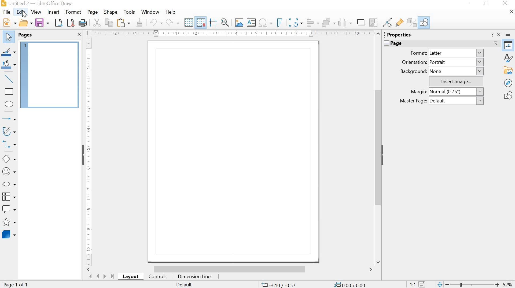 The height and width of the screenshot is (288, 515). What do you see at coordinates (9, 91) in the screenshot?
I see `Rectangle (double click for multi-selection)` at bounding box center [9, 91].